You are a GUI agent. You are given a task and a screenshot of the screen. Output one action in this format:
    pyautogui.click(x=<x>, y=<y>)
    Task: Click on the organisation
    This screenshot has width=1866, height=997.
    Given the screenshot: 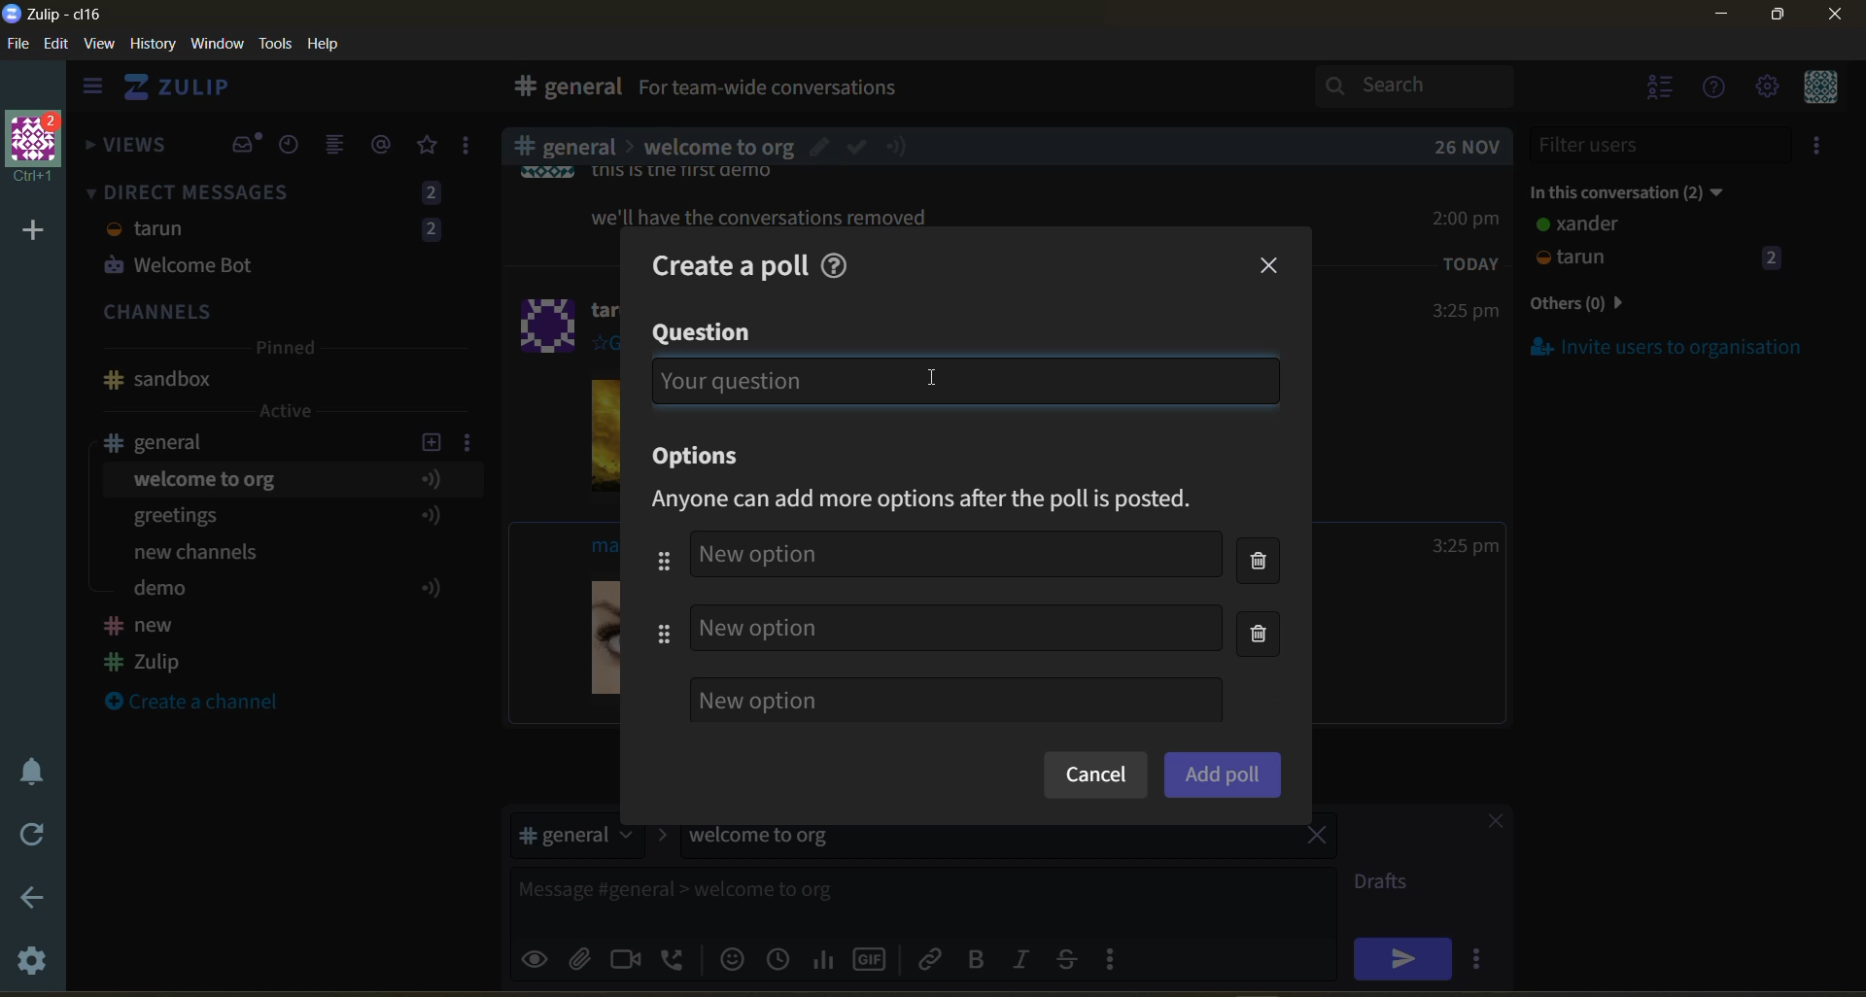 What is the action you would take?
    pyautogui.click(x=39, y=149)
    